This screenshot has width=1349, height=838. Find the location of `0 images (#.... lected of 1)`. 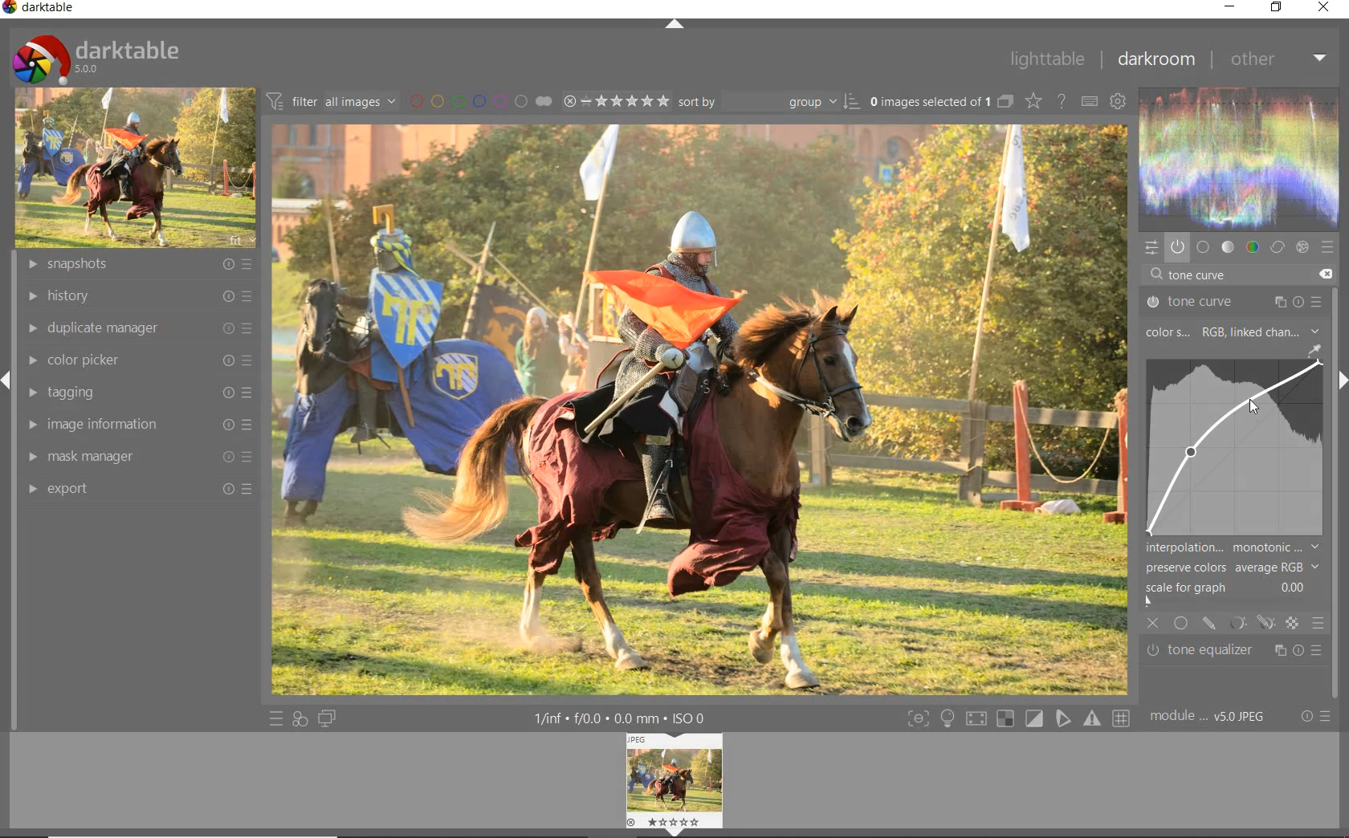

0 images (#.... lected of 1) is located at coordinates (939, 101).